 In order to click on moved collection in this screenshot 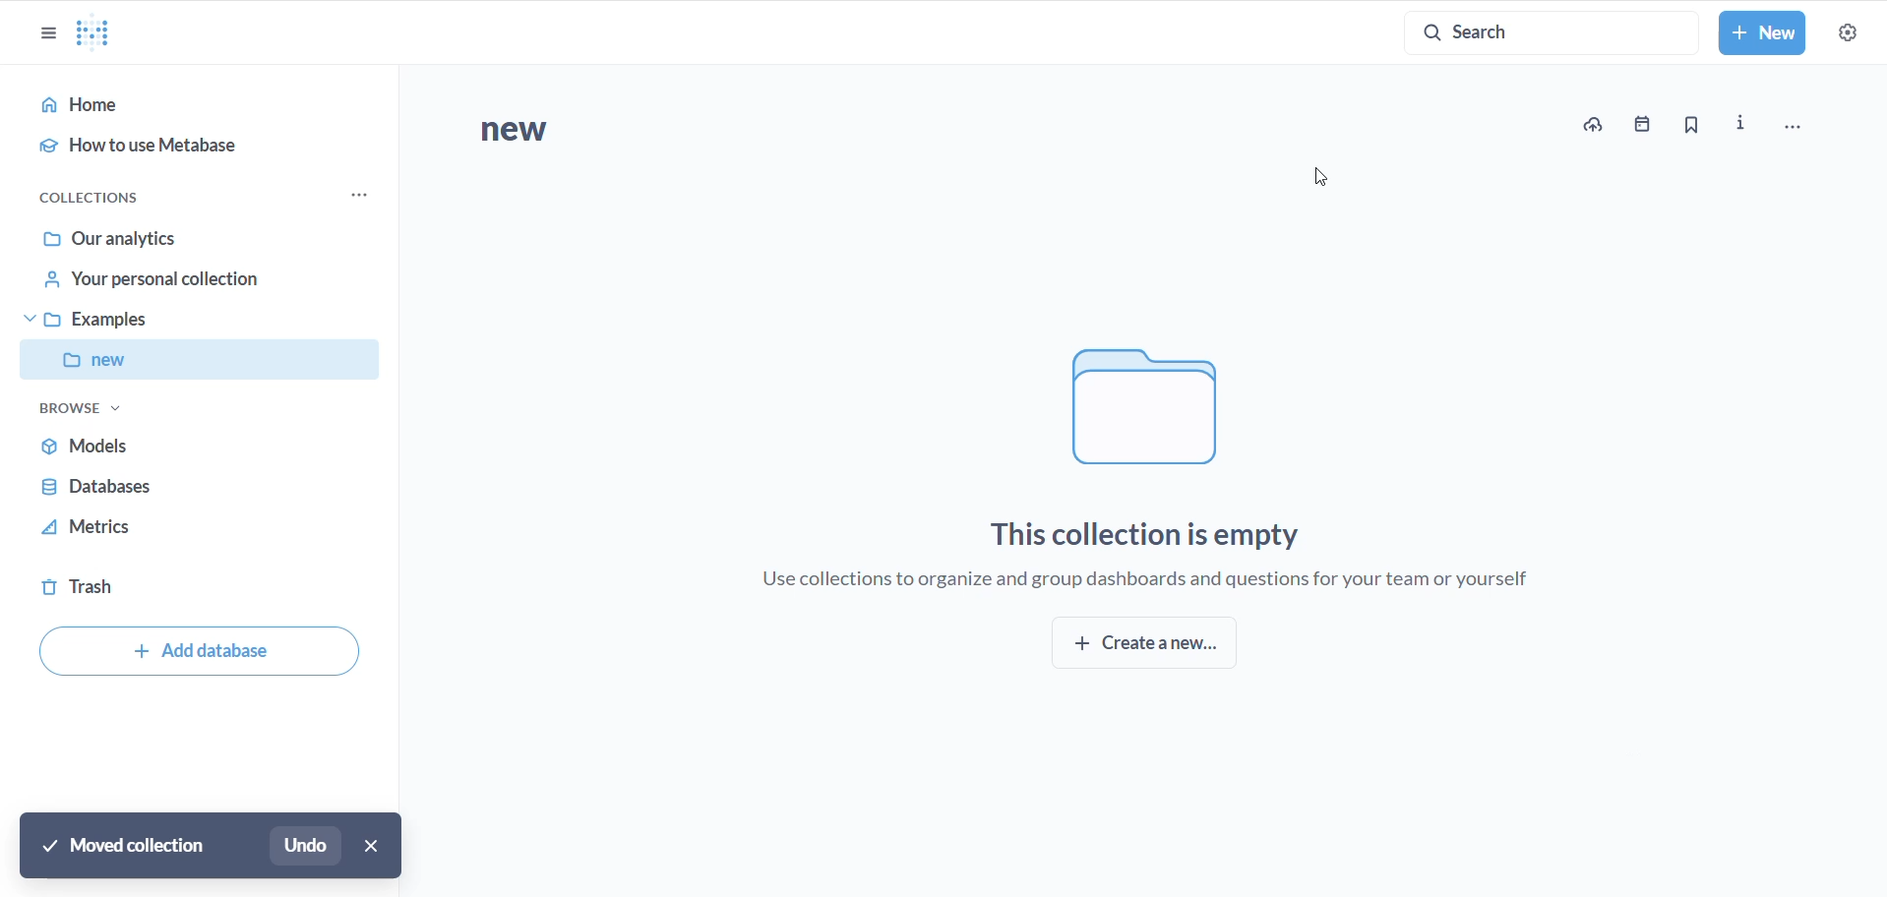, I will do `click(127, 845)`.